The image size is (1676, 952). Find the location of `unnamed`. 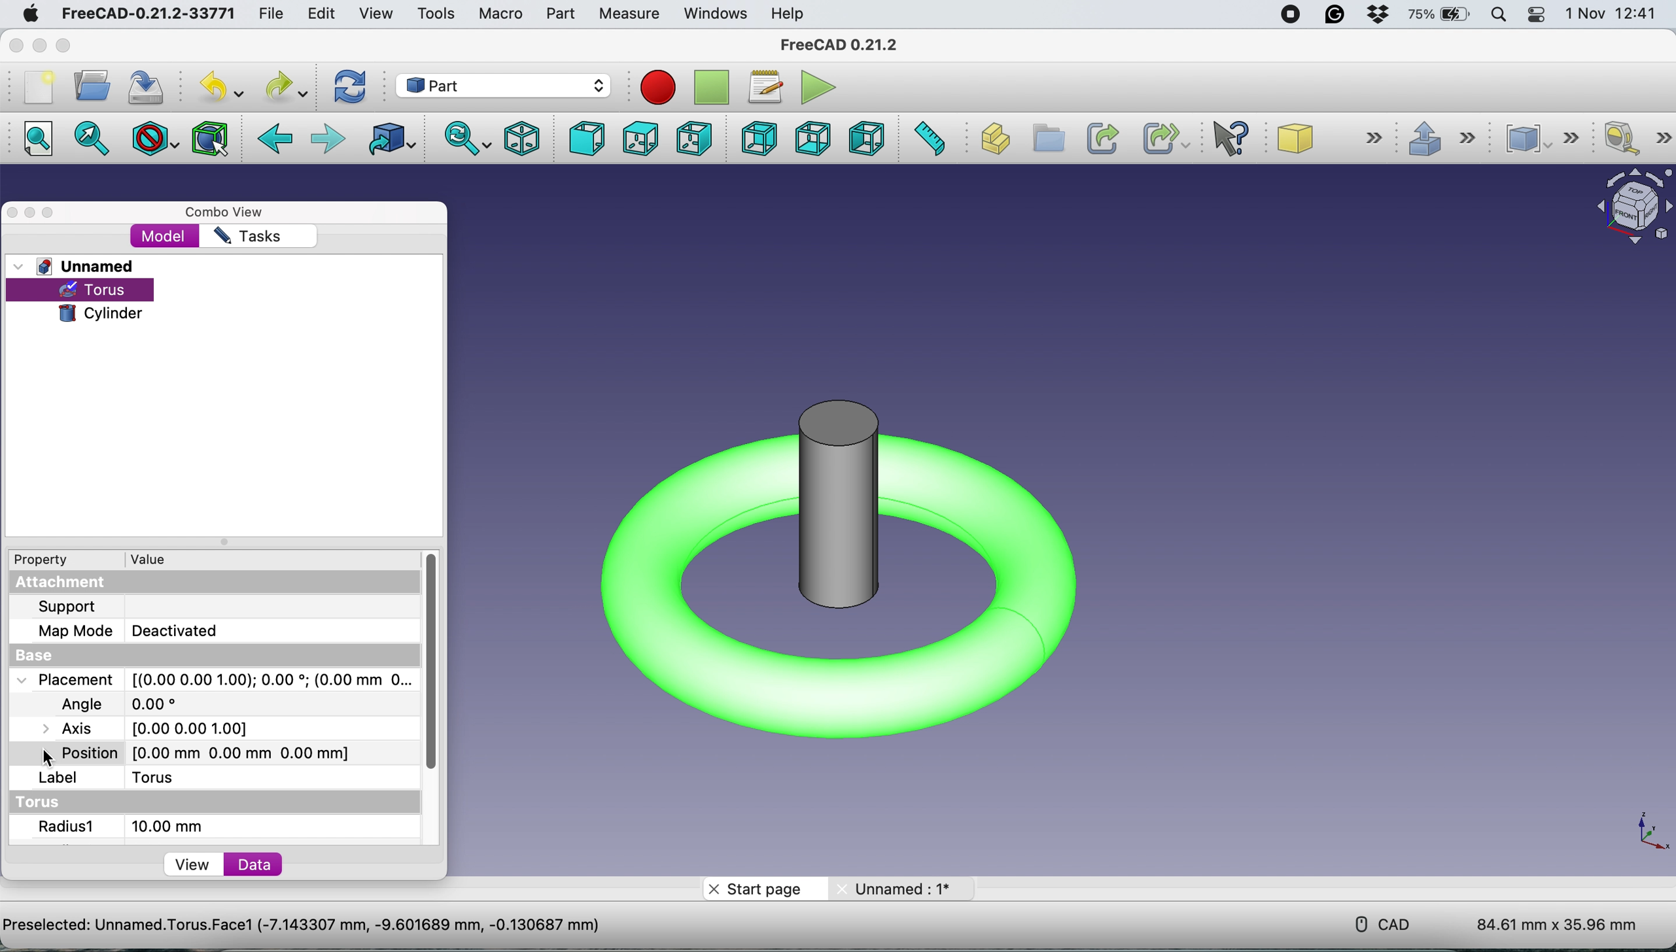

unnamed is located at coordinates (909, 889).